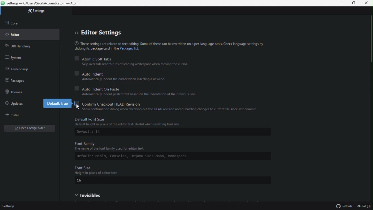  Describe the element at coordinates (43, 11) in the screenshot. I see `Setting` at that location.